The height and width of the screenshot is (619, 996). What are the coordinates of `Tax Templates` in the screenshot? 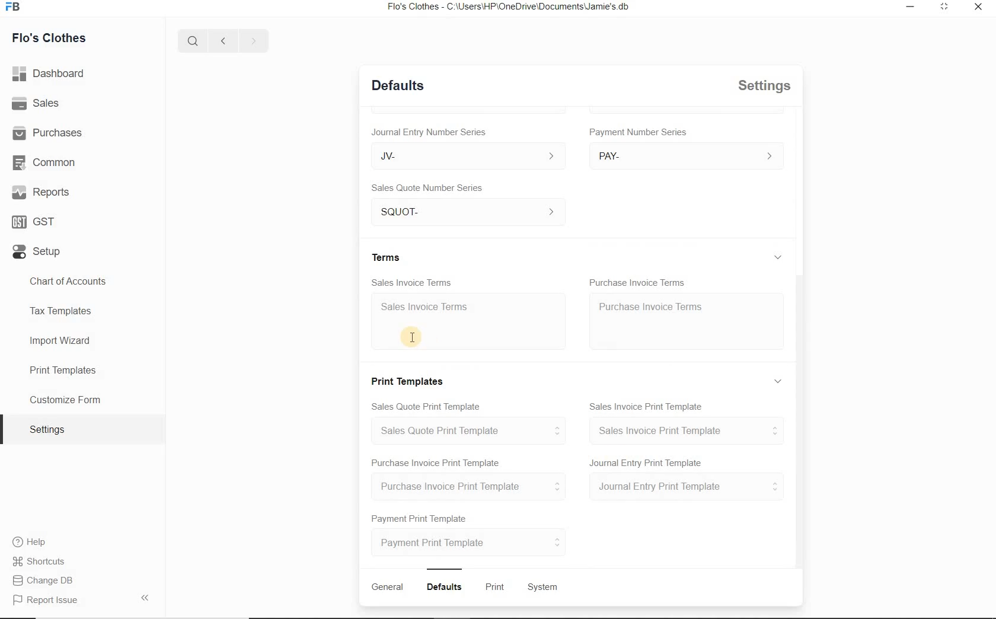 It's located at (82, 313).